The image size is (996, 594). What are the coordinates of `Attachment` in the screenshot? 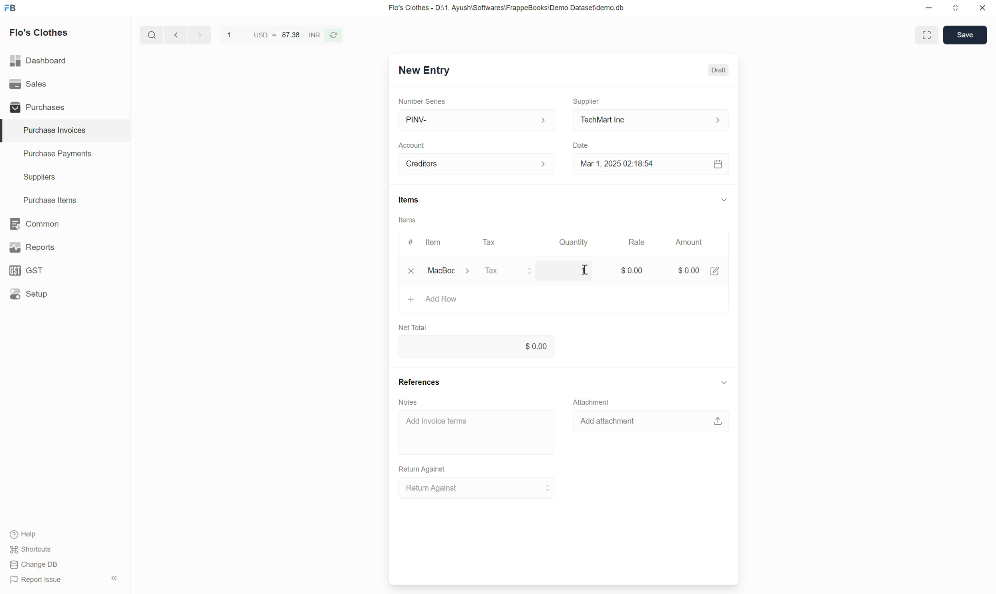 It's located at (591, 401).